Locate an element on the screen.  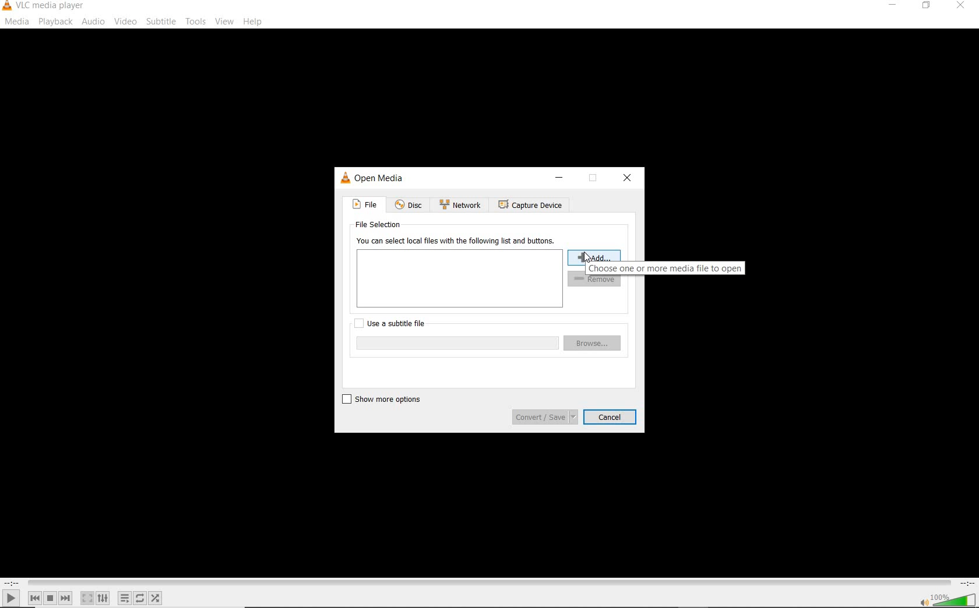
volume is located at coordinates (955, 599).